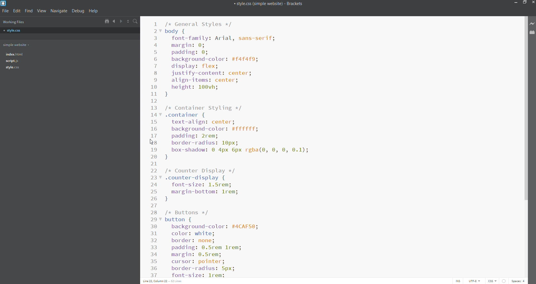 This screenshot has width=536, height=284. Describe the element at coordinates (41, 31) in the screenshot. I see `style.css` at that location.